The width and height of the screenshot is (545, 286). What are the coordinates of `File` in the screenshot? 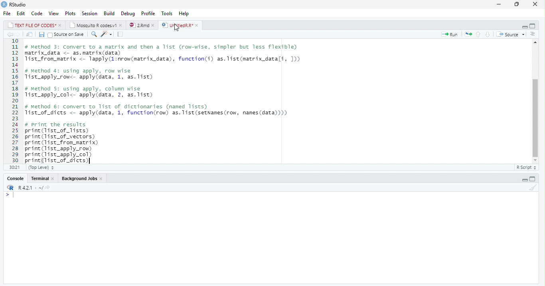 It's located at (8, 13).